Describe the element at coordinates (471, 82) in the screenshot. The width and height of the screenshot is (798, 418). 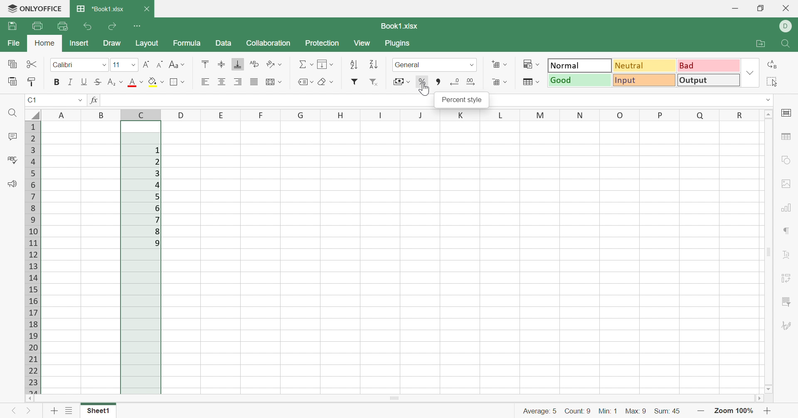
I see `Increase decimals` at that location.